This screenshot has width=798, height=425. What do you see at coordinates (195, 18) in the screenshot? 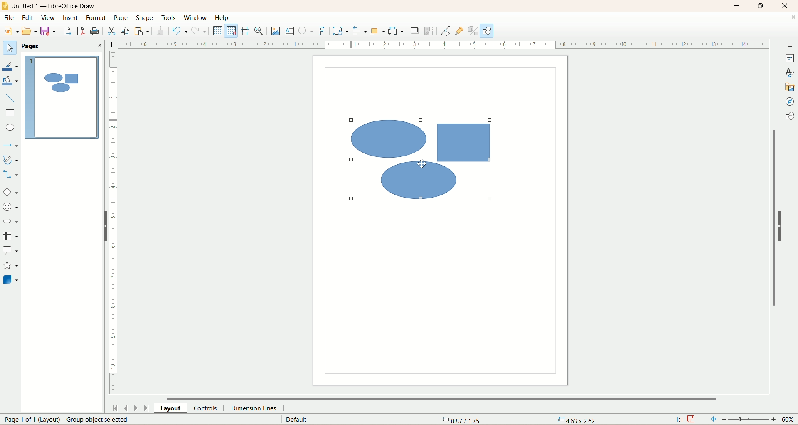
I see `window` at bounding box center [195, 18].